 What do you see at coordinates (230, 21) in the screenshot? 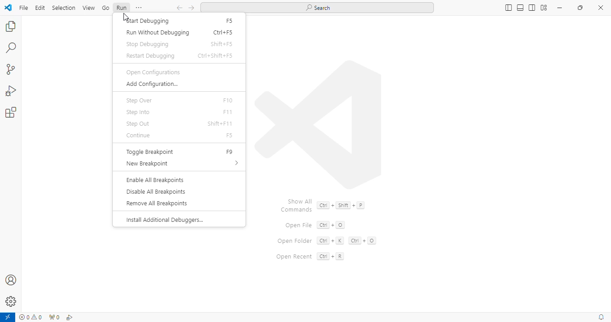
I see `f5` at bounding box center [230, 21].